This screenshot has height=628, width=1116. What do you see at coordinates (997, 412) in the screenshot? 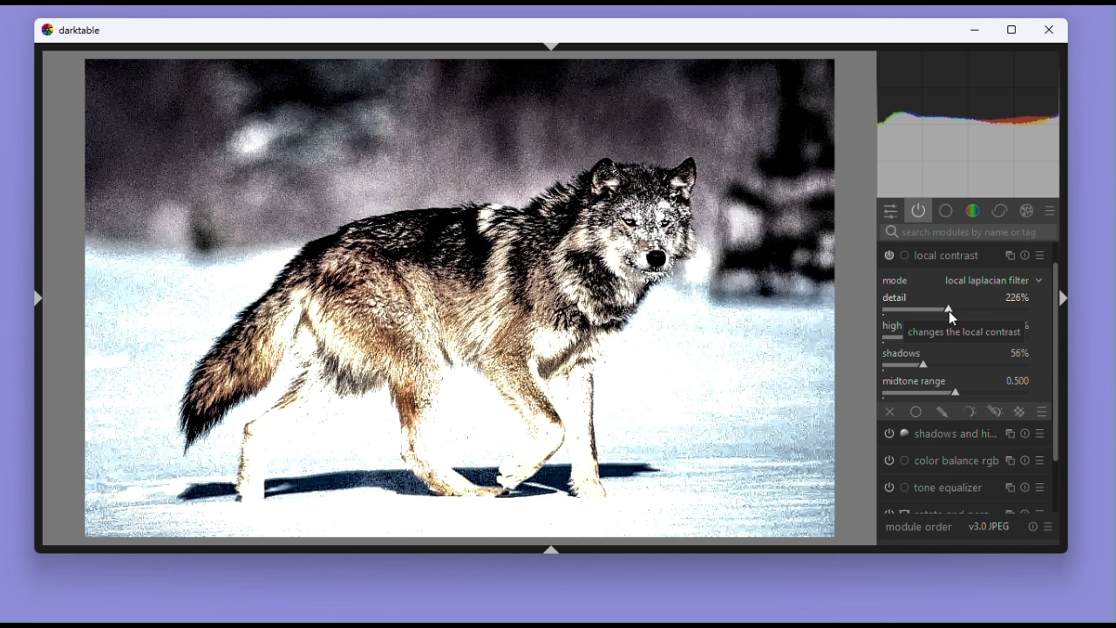
I see `Drawn and parametric mask` at bounding box center [997, 412].